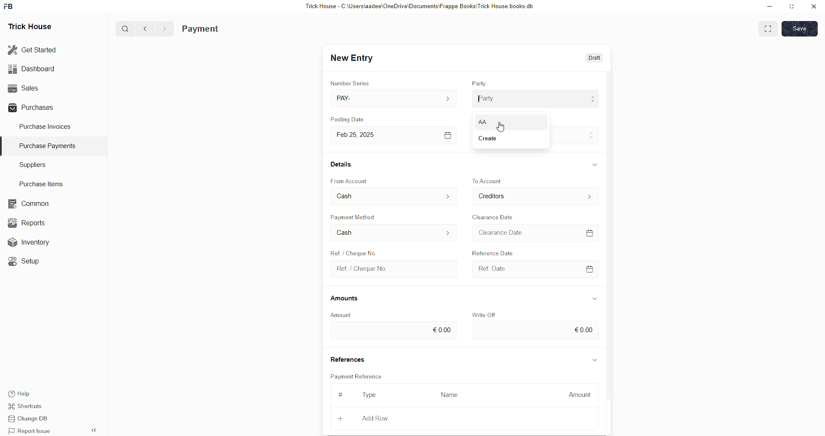  I want to click on , so click(595, 298).